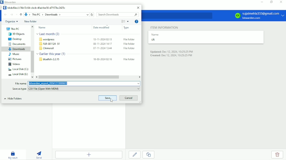 The image size is (286, 160). Describe the element at coordinates (53, 54) in the screenshot. I see `Earlier this year` at that location.